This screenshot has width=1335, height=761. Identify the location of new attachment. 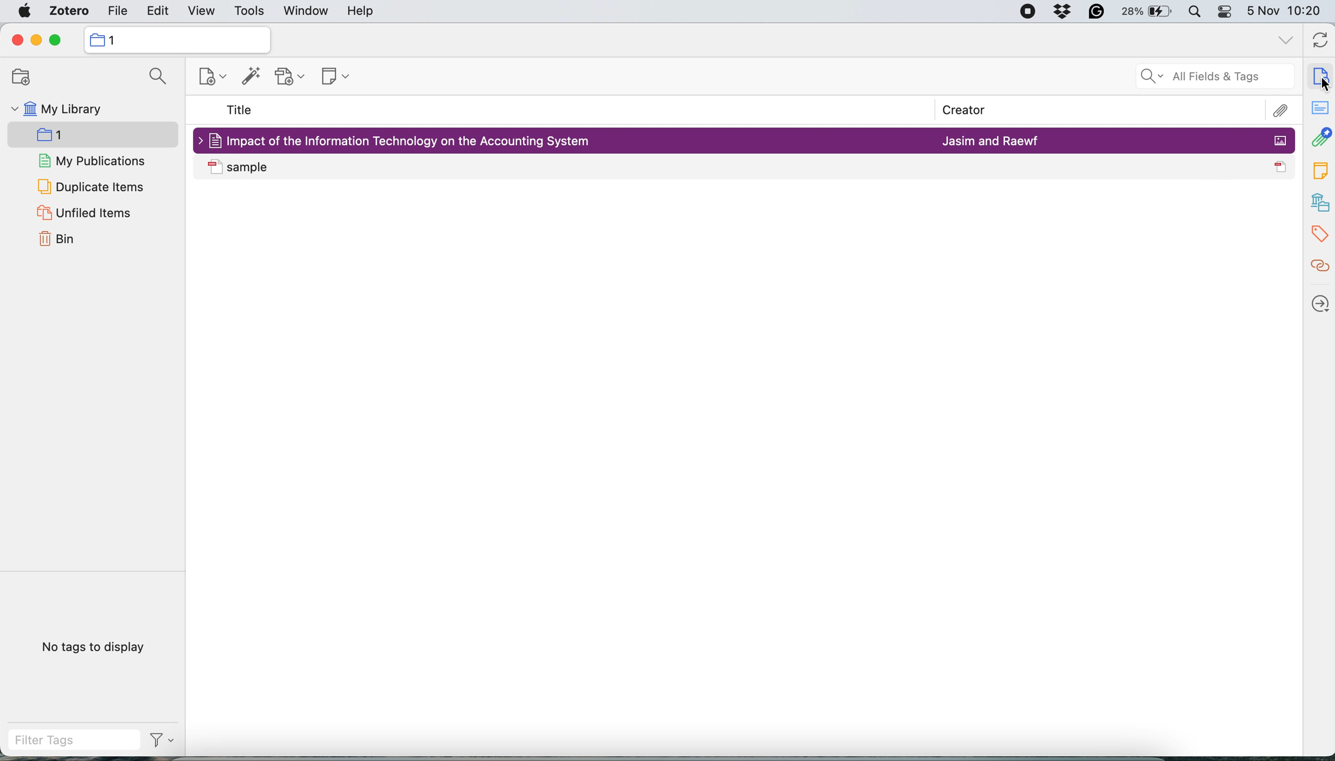
(290, 78).